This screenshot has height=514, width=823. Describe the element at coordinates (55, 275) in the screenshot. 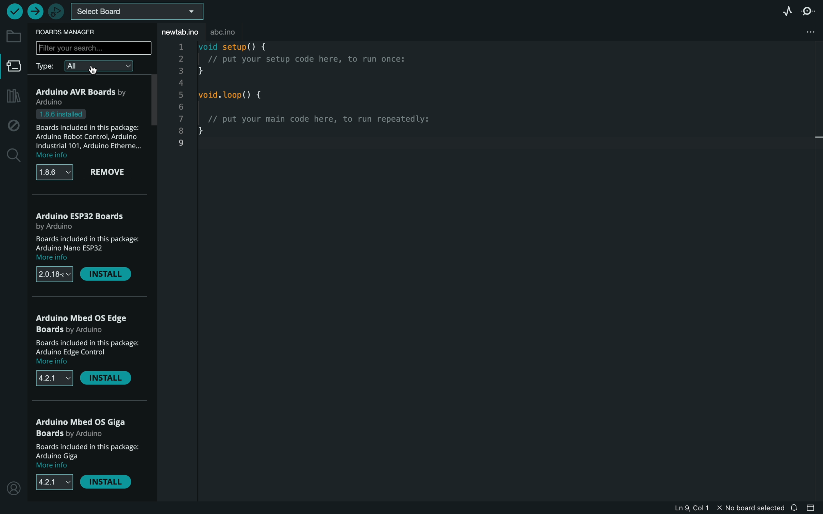

I see `versions` at that location.